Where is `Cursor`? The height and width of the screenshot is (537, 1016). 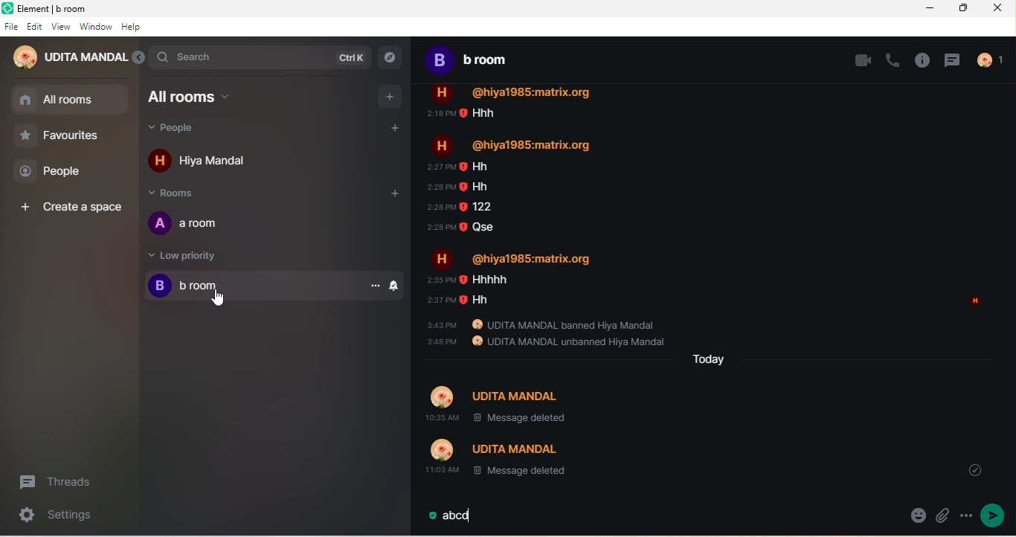
Cursor is located at coordinates (217, 298).